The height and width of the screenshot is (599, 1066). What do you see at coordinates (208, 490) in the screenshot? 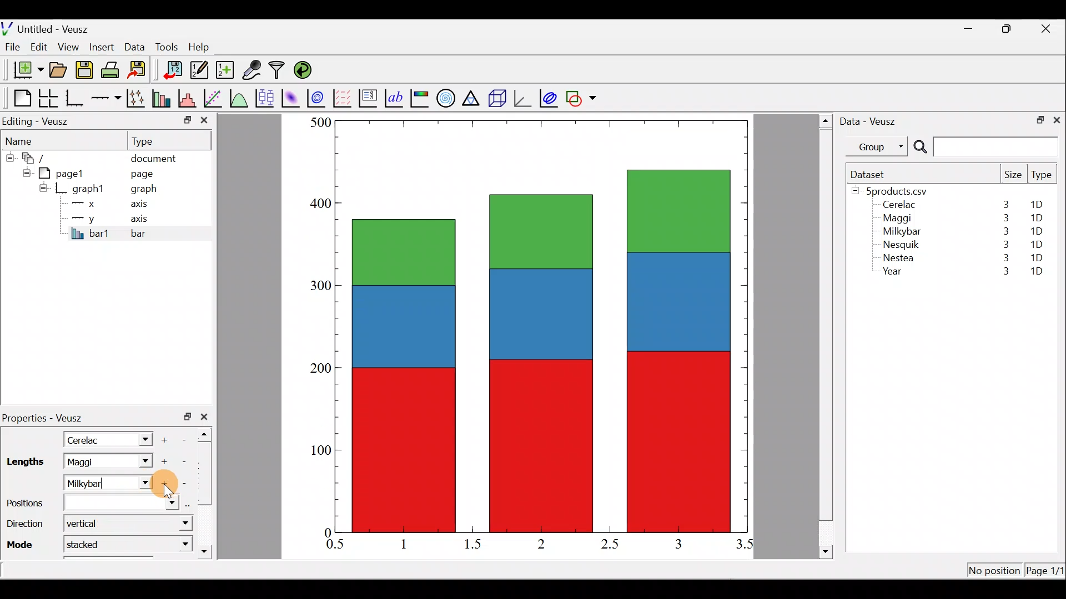
I see `scroll bar` at bounding box center [208, 490].